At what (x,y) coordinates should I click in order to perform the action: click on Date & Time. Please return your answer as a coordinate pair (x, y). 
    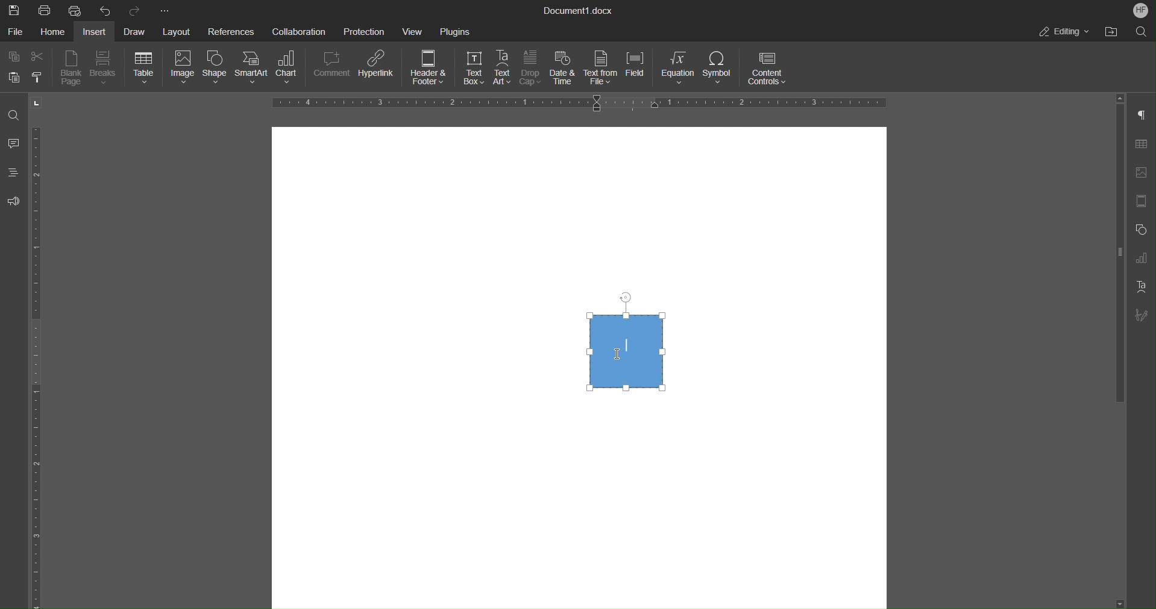
    Looking at the image, I should click on (564, 69).